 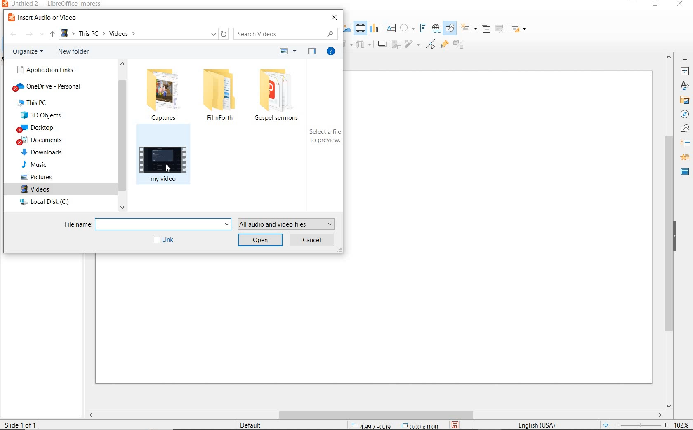 What do you see at coordinates (413, 45) in the screenshot?
I see `icon` at bounding box center [413, 45].